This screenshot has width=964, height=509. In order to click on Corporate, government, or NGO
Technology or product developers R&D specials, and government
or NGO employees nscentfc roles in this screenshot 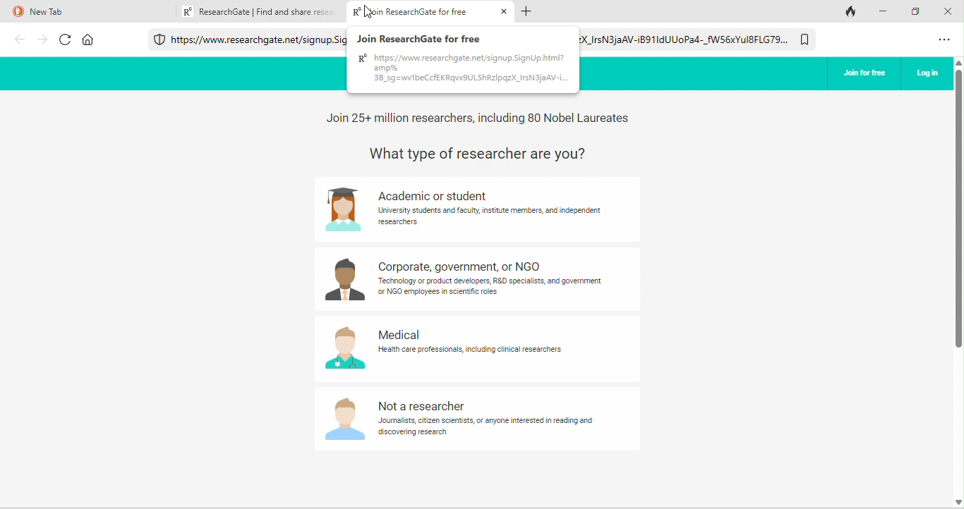, I will do `click(488, 280)`.